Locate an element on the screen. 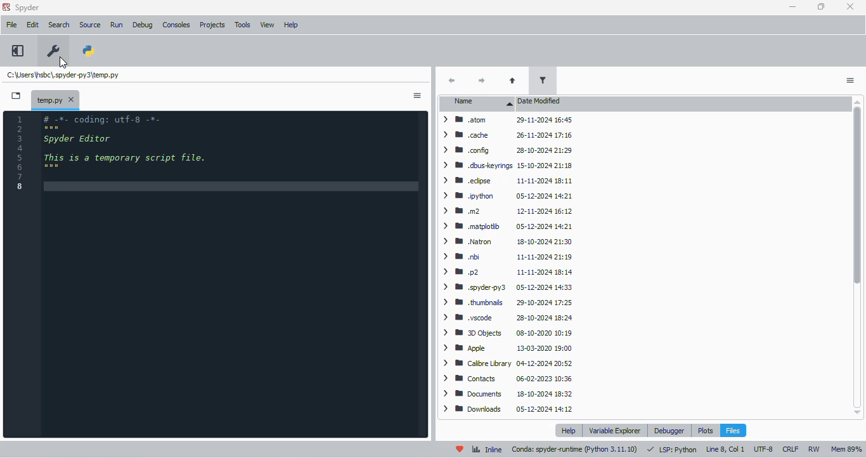 The height and width of the screenshot is (458, 866). spyder is located at coordinates (28, 8).